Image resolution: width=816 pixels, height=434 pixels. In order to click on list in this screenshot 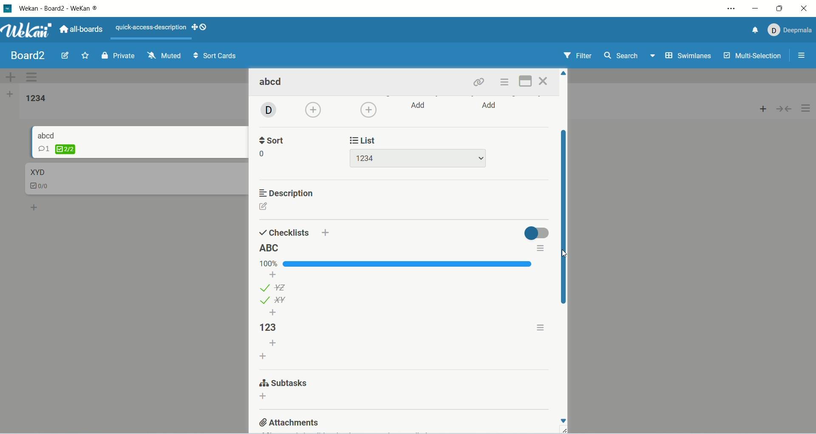, I will do `click(274, 287)`.